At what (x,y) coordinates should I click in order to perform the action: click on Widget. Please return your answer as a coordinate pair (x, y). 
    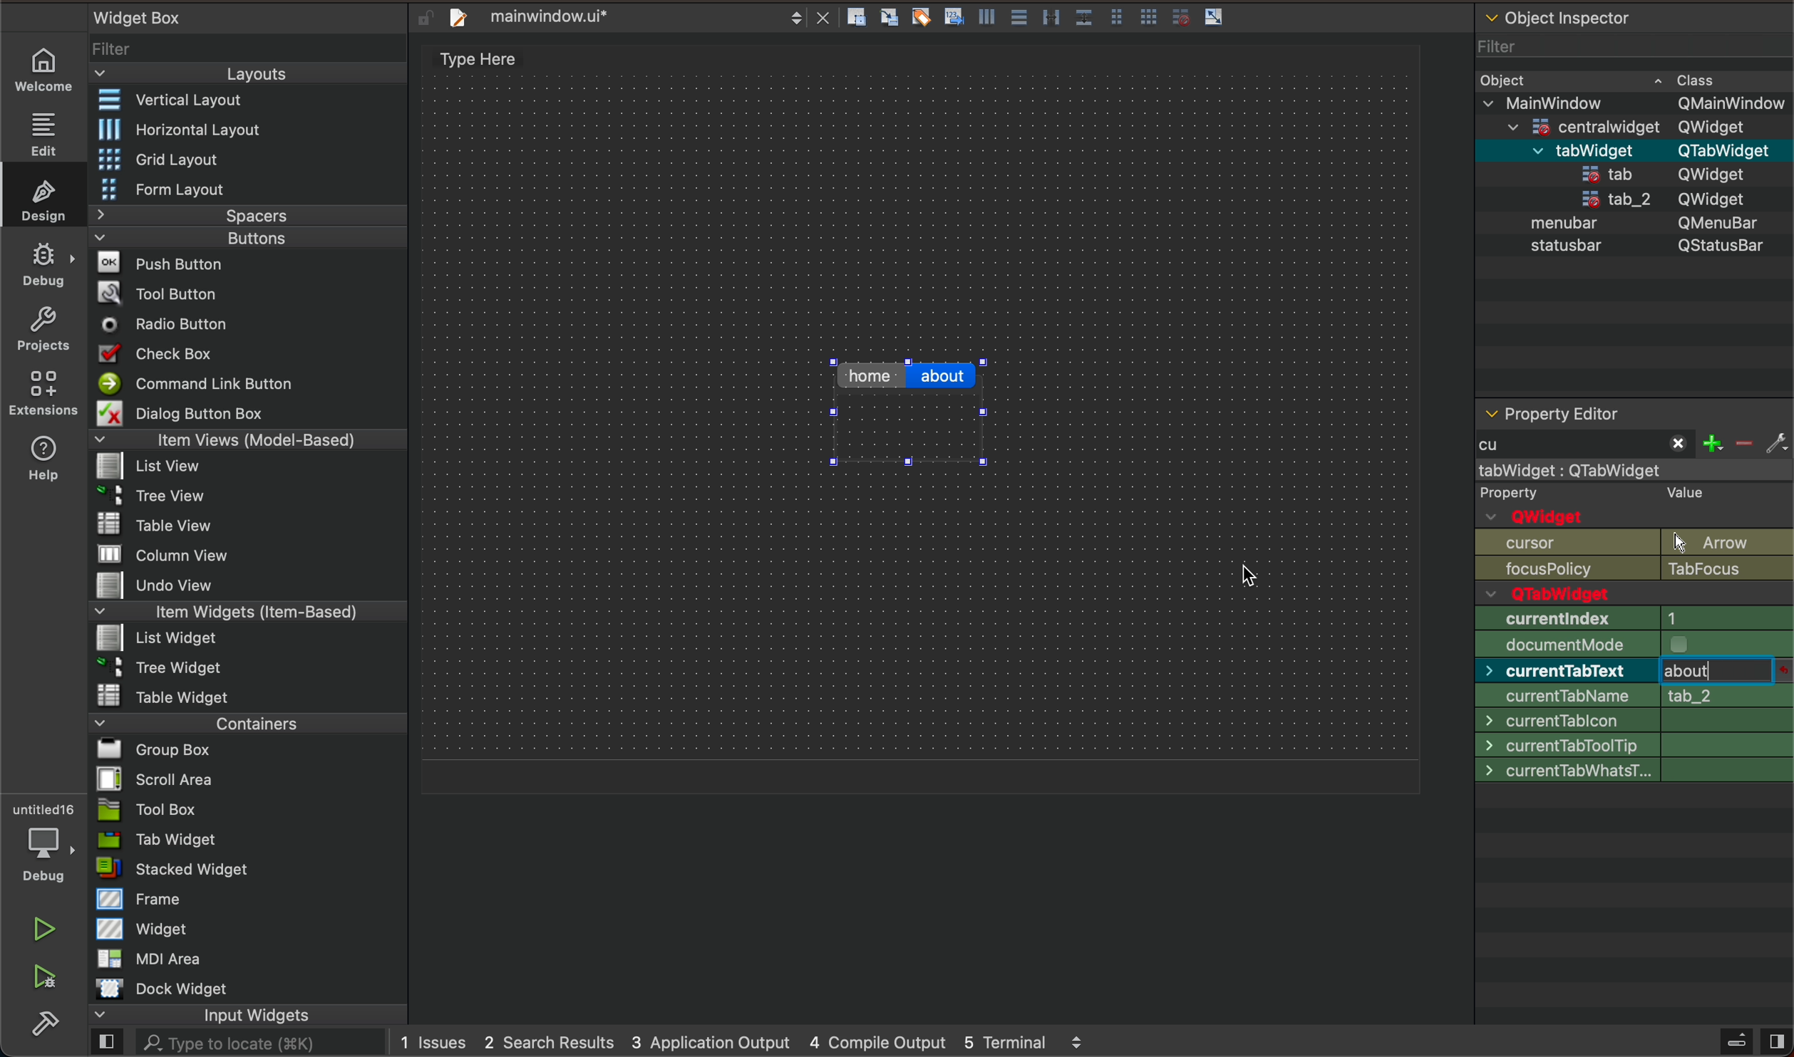
    Looking at the image, I should click on (144, 929).